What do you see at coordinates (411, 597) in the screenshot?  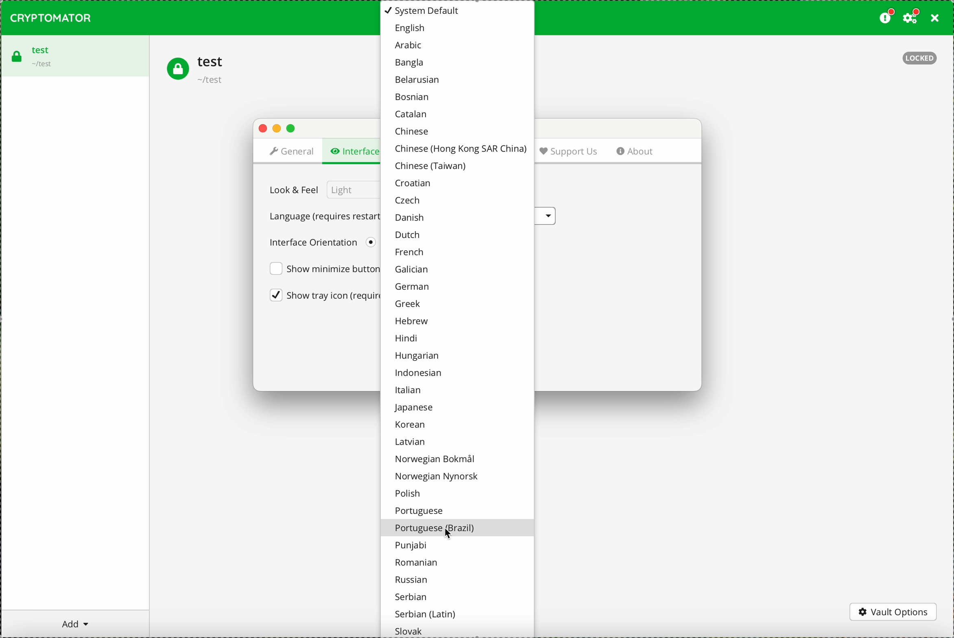 I see `serbian` at bounding box center [411, 597].